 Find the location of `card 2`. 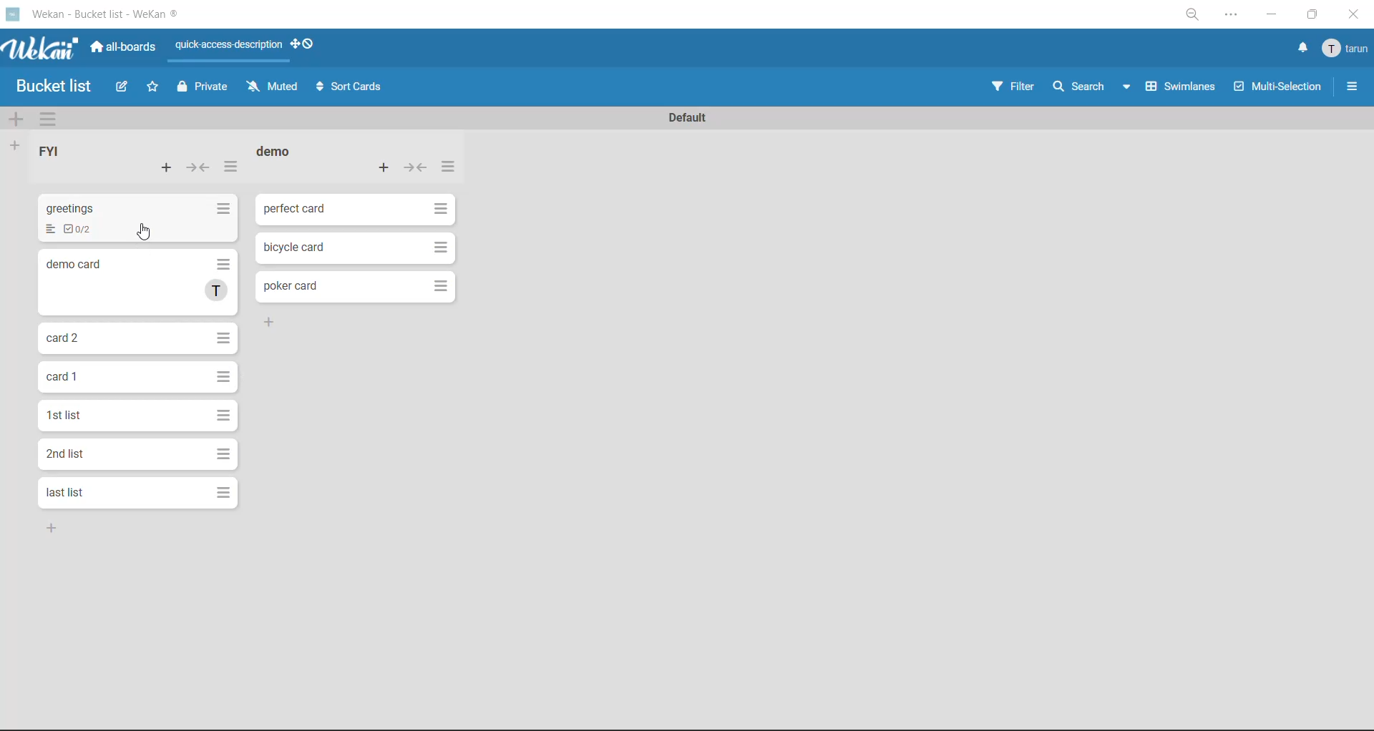

card 2 is located at coordinates (359, 249).